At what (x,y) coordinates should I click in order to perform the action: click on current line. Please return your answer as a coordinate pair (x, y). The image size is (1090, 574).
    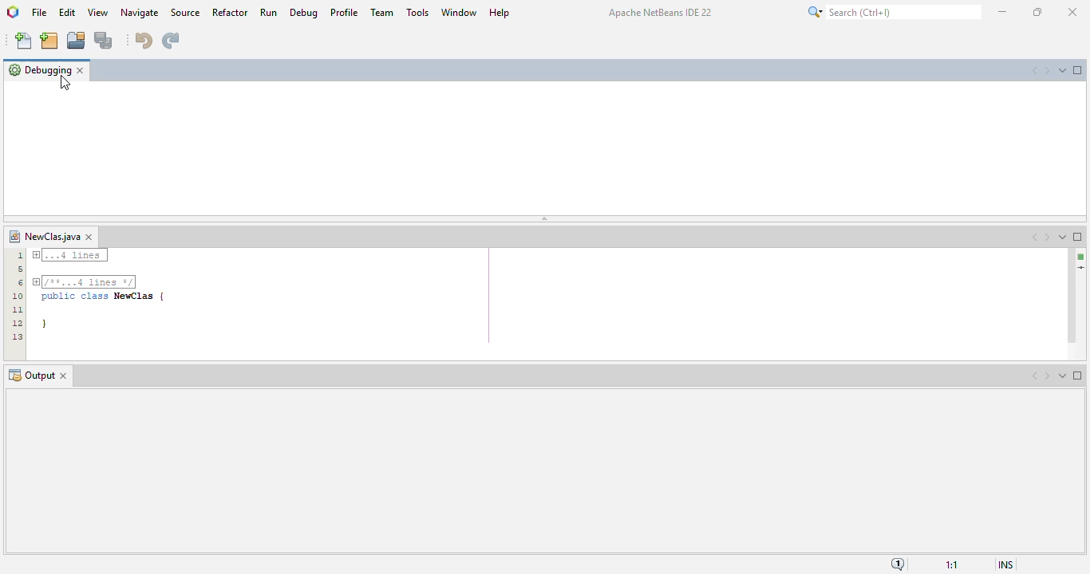
    Looking at the image, I should click on (1080, 269).